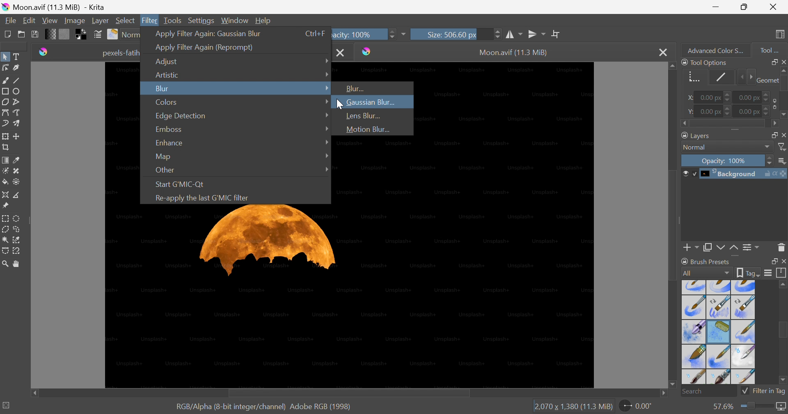 The height and width of the screenshot is (414, 788). What do you see at coordinates (5, 57) in the screenshot?
I see `Select shapes tool` at bounding box center [5, 57].